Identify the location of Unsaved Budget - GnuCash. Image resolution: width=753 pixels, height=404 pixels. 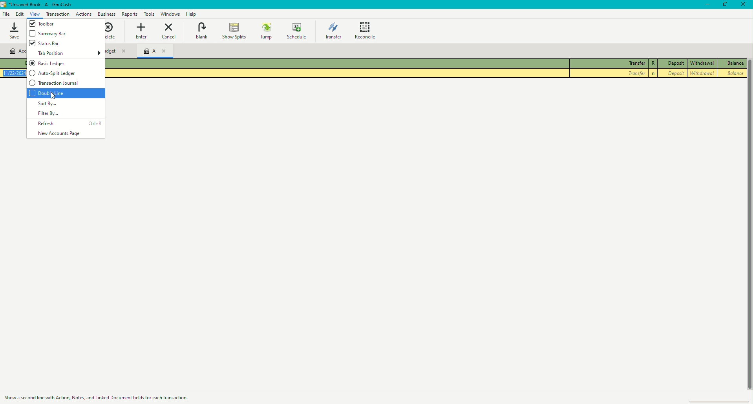
(38, 5).